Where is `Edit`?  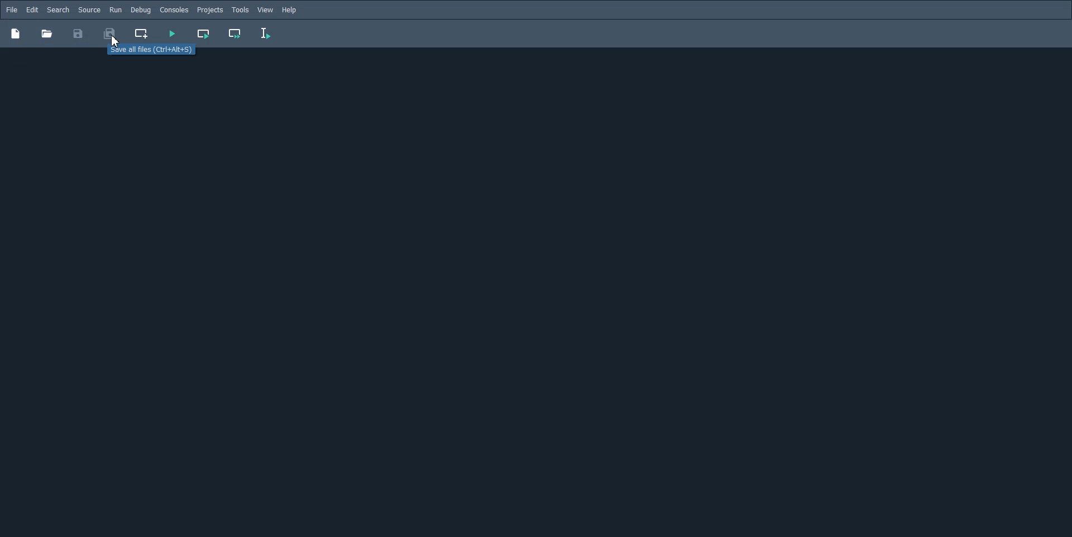
Edit is located at coordinates (32, 10).